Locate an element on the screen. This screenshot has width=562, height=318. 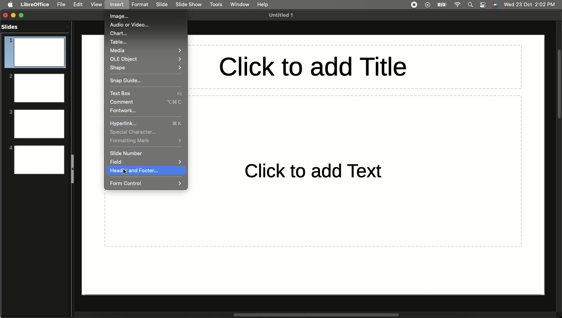
Charge is located at coordinates (442, 5).